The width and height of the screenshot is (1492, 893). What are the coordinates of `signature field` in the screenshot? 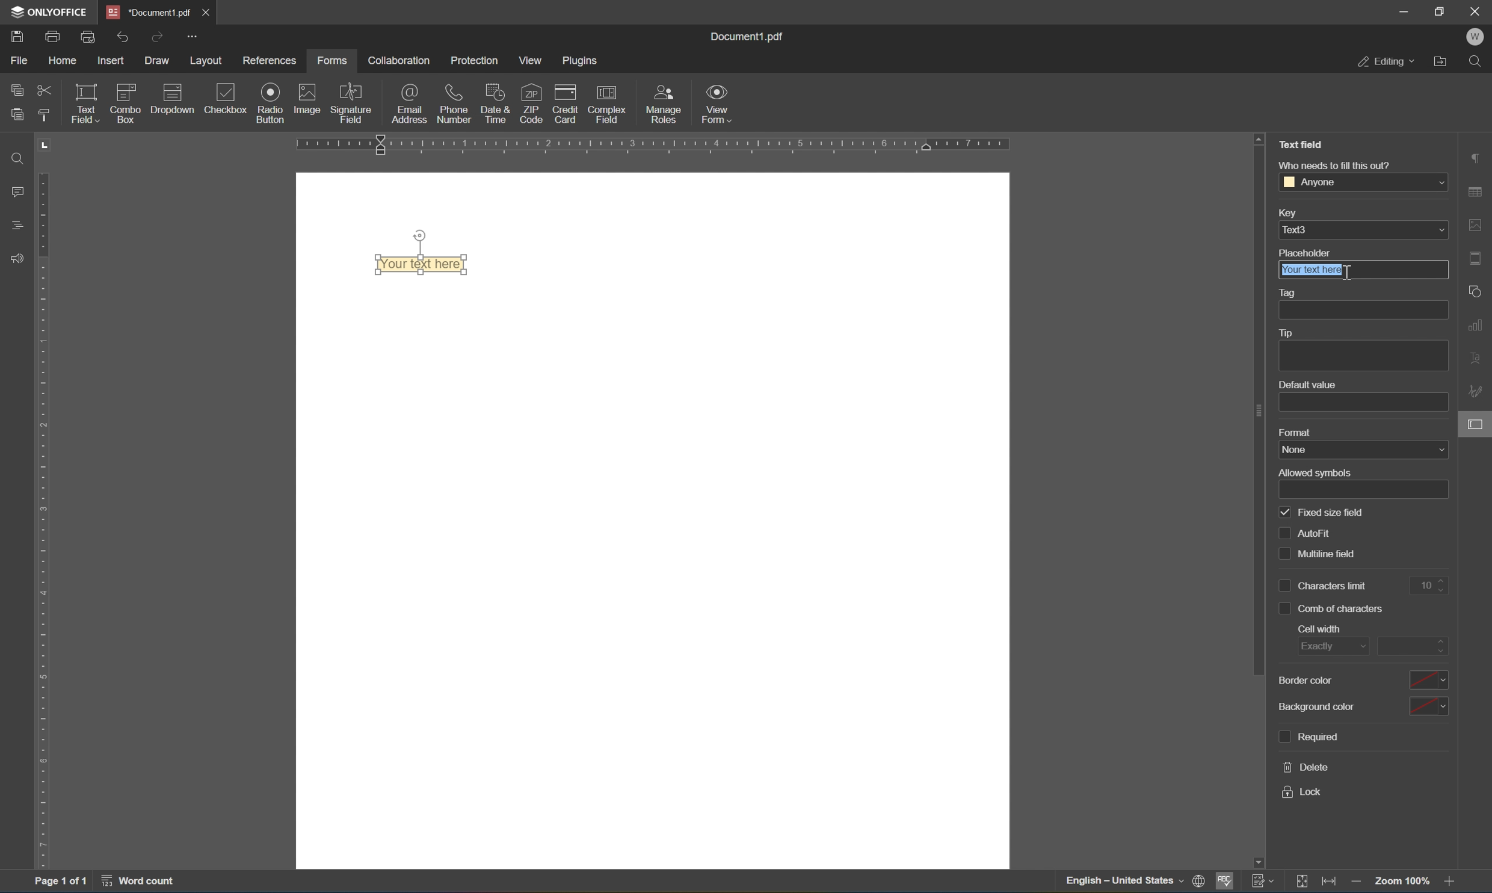 It's located at (356, 100).